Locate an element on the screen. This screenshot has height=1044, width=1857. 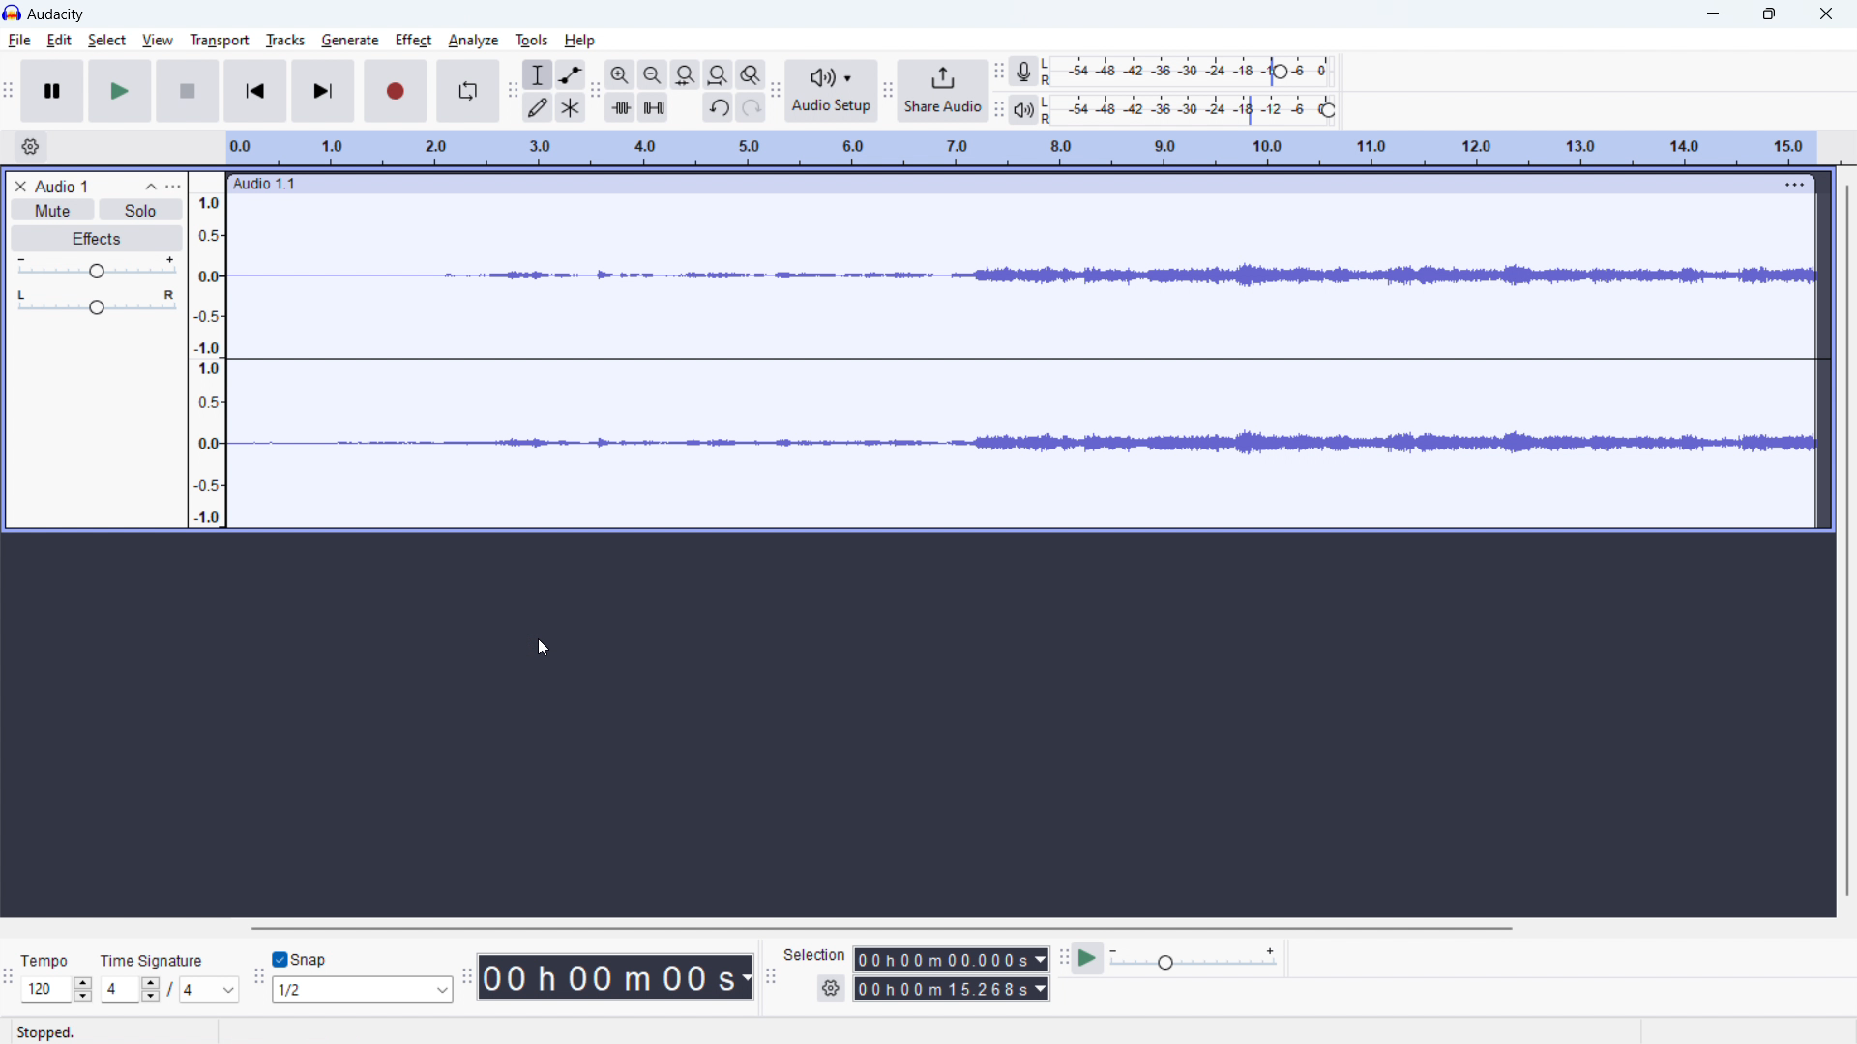
help is located at coordinates (580, 40).